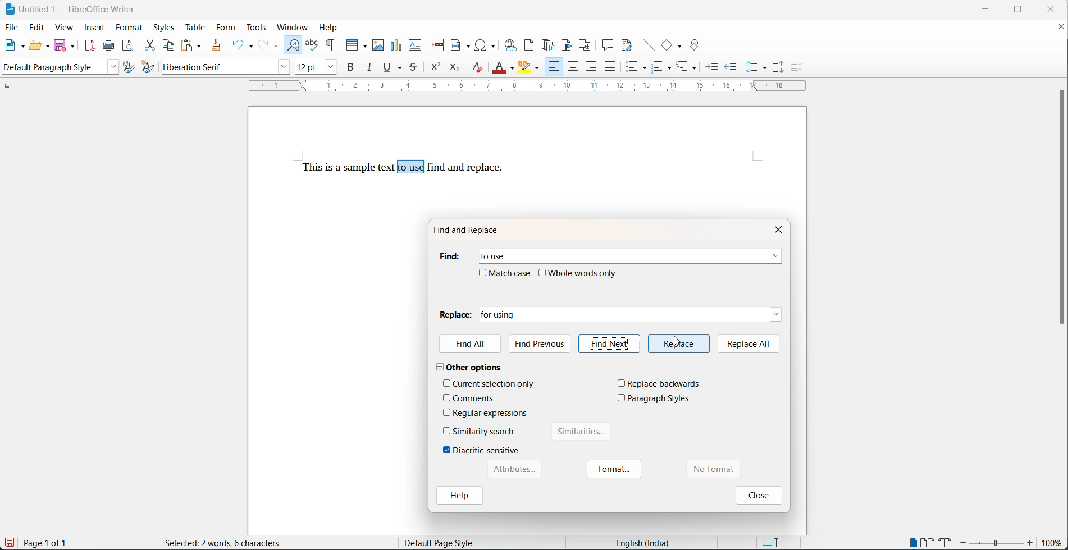 The width and height of the screenshot is (1068, 550). I want to click on increase paragraph spacing, so click(779, 66).